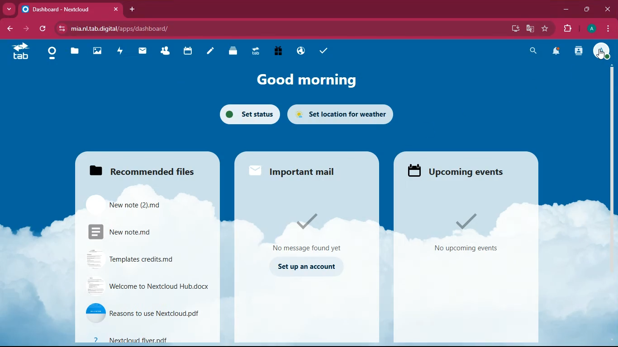 This screenshot has width=618, height=347. What do you see at coordinates (236, 52) in the screenshot?
I see `layers` at bounding box center [236, 52].